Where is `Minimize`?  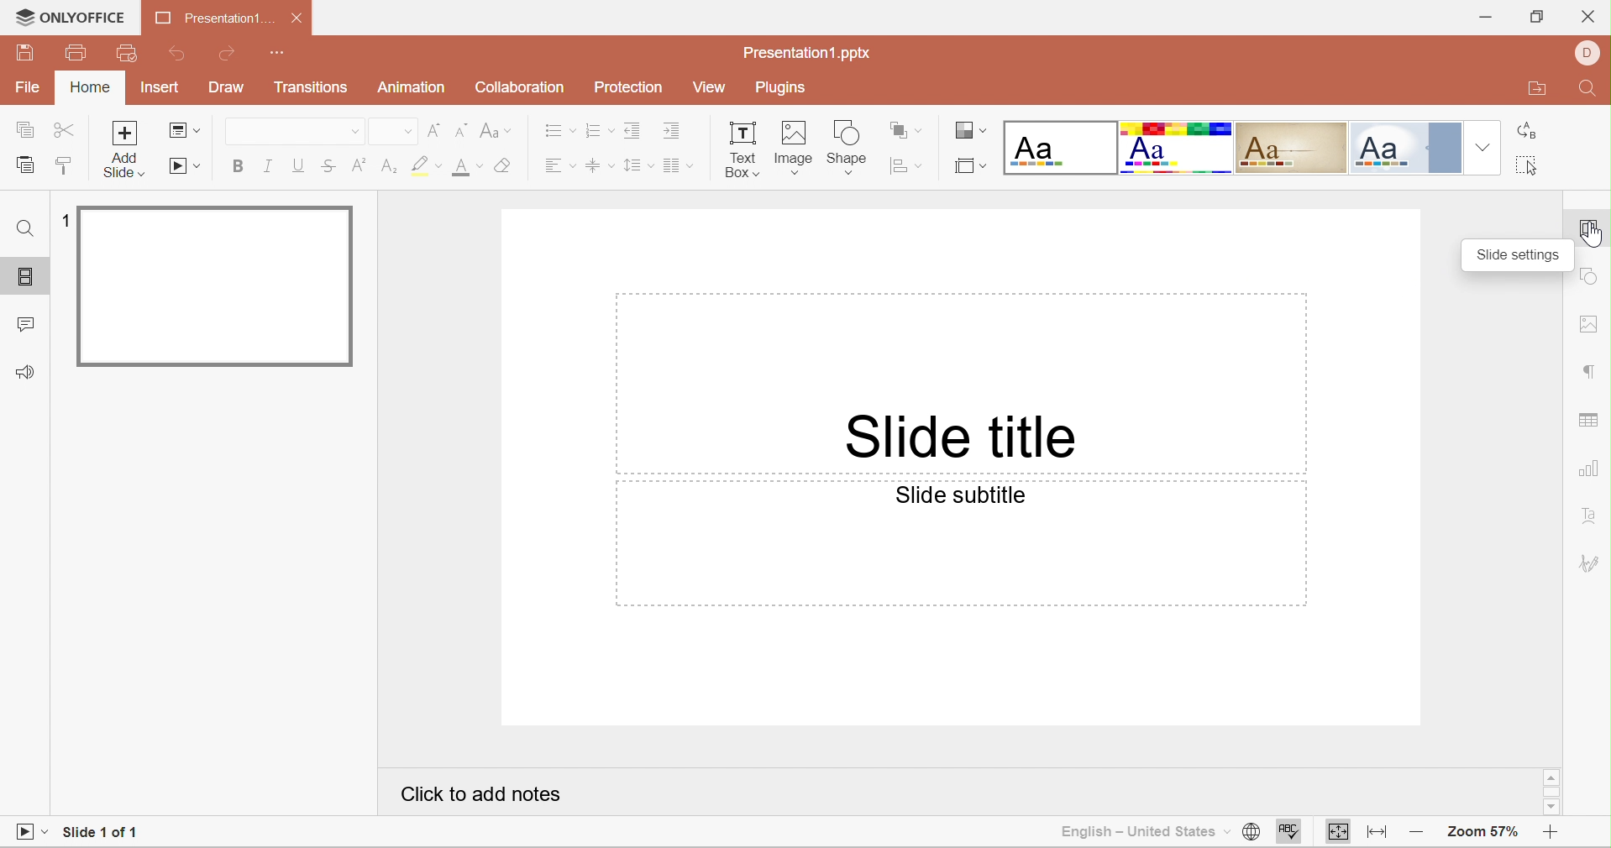 Minimize is located at coordinates (1485, 18).